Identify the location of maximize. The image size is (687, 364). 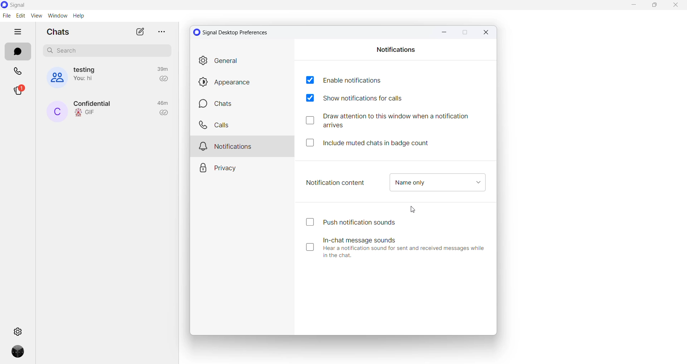
(654, 6).